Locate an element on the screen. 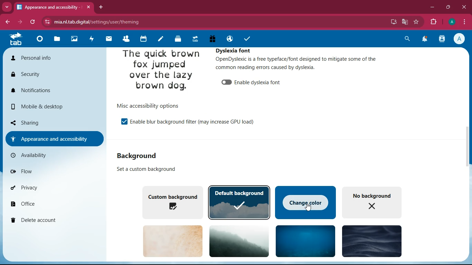 The image size is (472, 265). set a custom background is located at coordinates (149, 169).